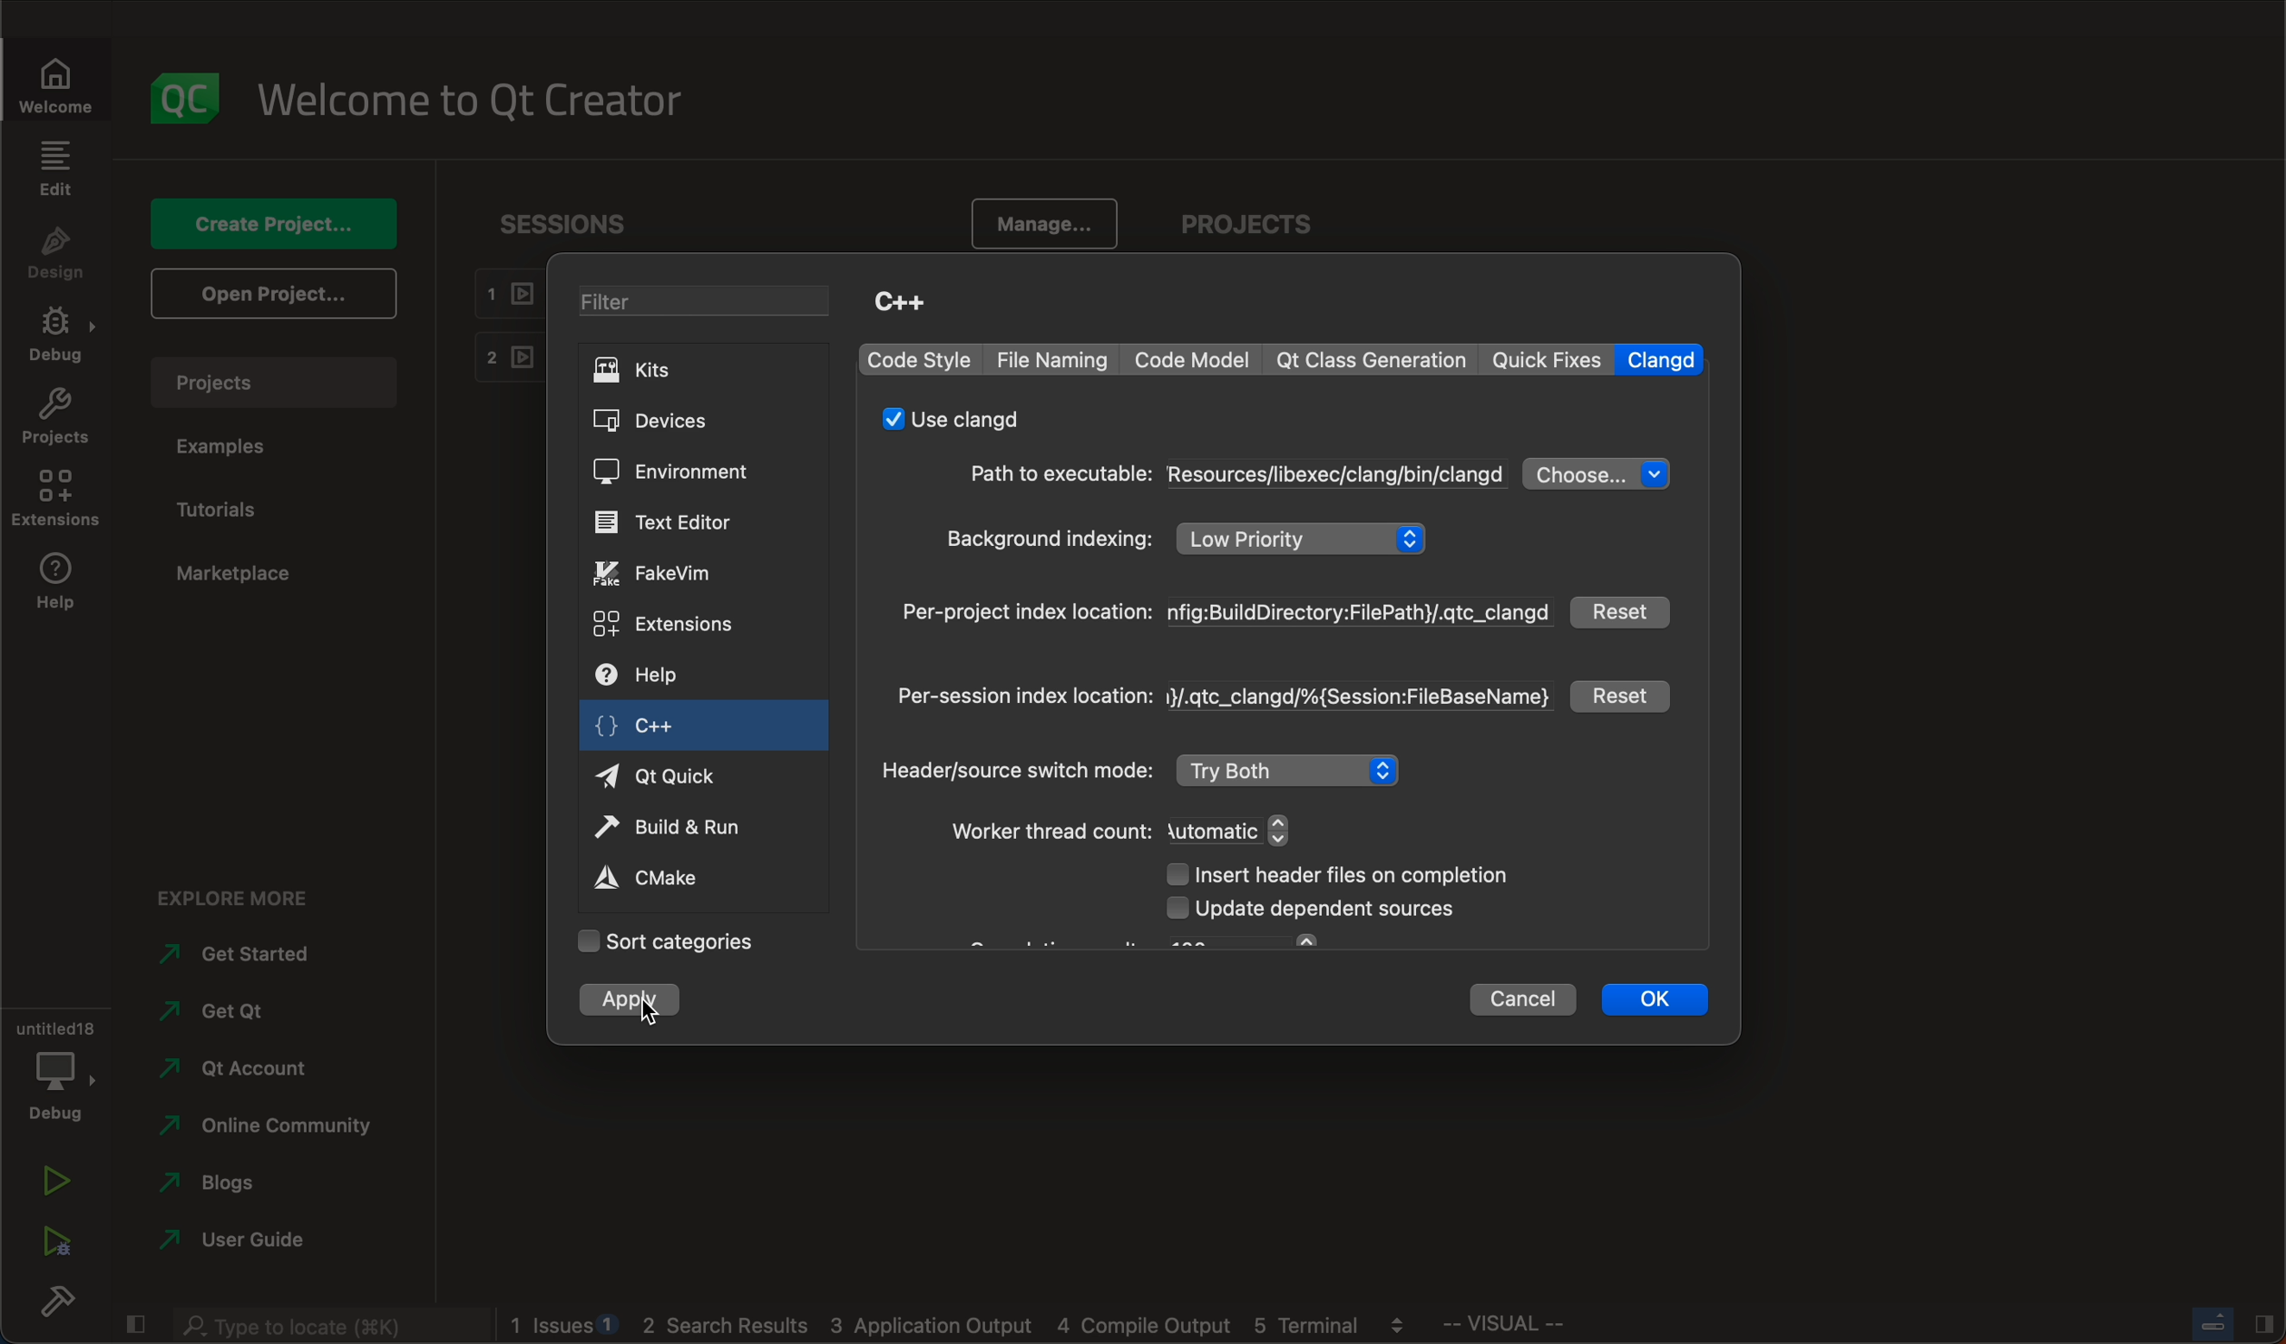 Image resolution: width=2286 pixels, height=1344 pixels. What do you see at coordinates (679, 775) in the screenshot?
I see `qt` at bounding box center [679, 775].